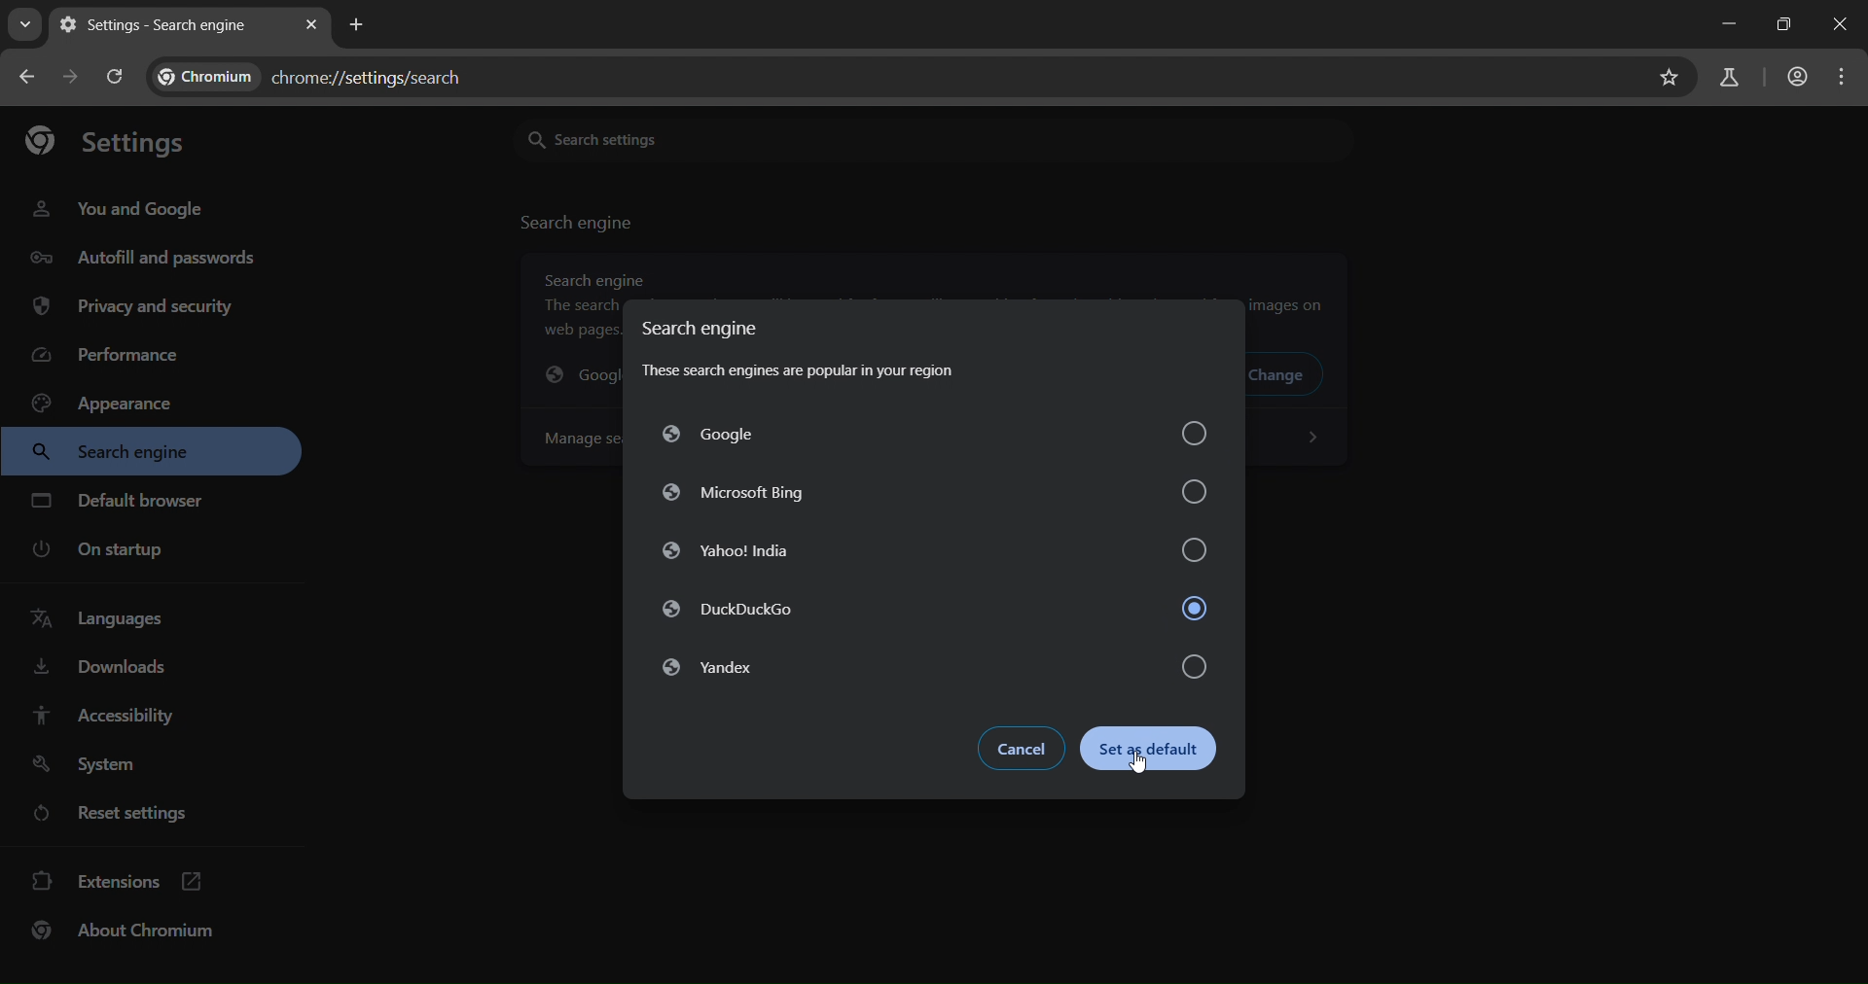 This screenshot has width=1868, height=984. Describe the element at coordinates (159, 25) in the screenshot. I see `currenttab` at that location.